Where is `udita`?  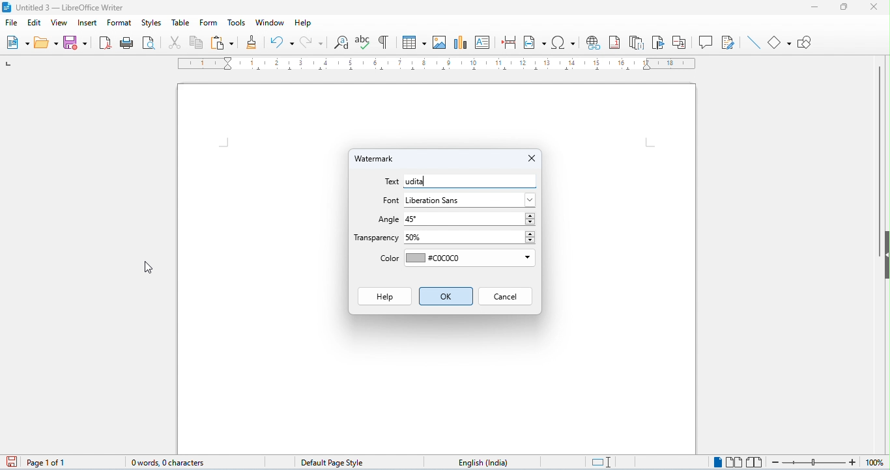
udita is located at coordinates (470, 180).